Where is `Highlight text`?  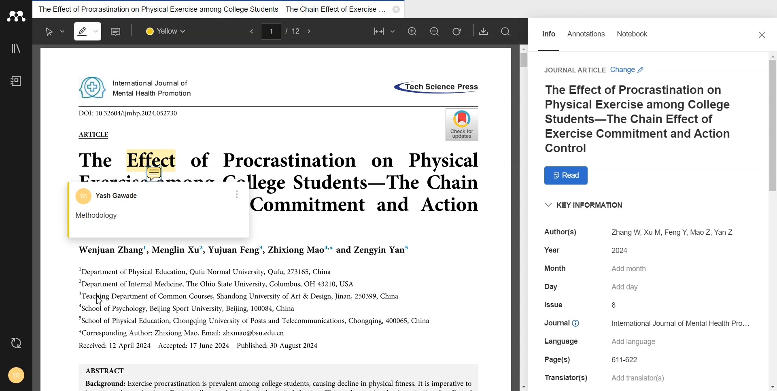 Highlight text is located at coordinates (88, 31).